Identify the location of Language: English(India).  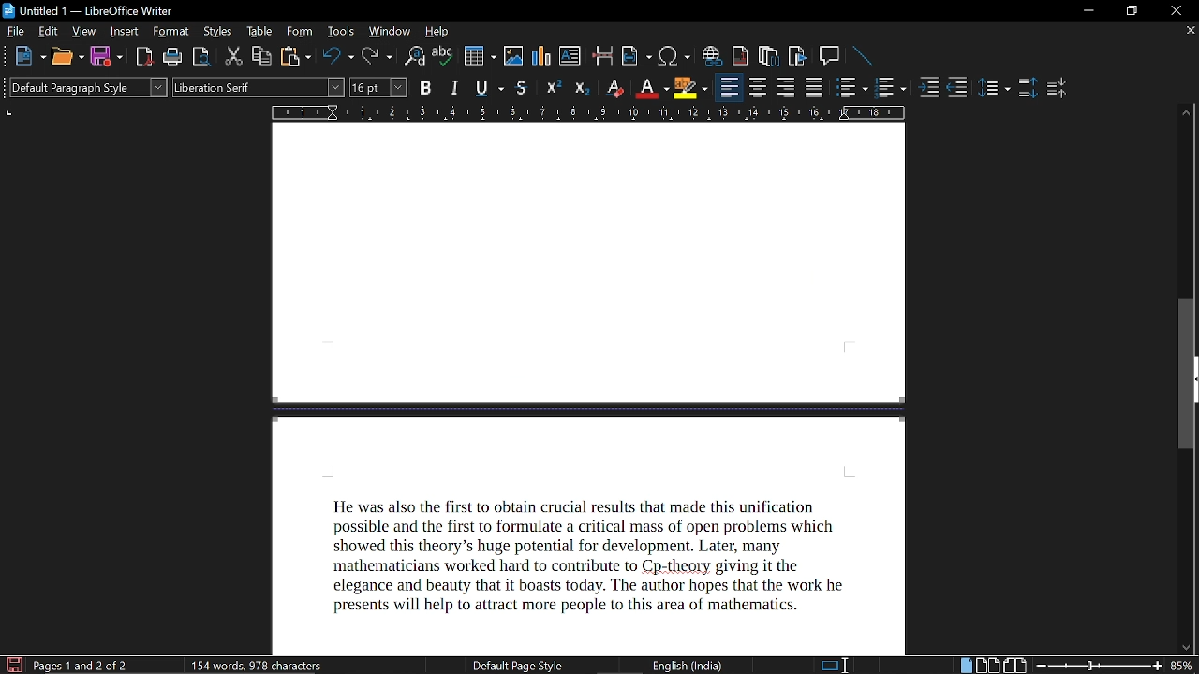
(674, 663).